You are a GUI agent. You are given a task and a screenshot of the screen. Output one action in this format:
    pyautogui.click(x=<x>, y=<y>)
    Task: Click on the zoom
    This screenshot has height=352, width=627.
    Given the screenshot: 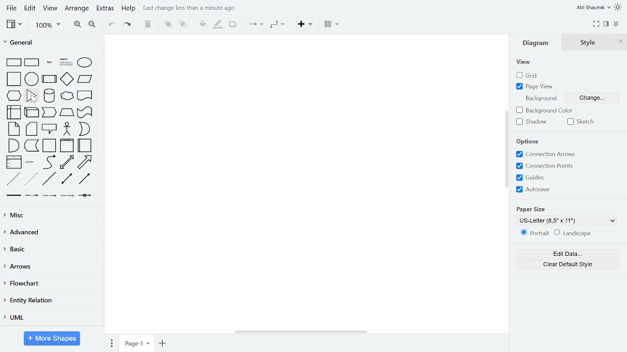 What is the action you would take?
    pyautogui.click(x=48, y=25)
    